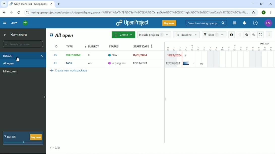 This screenshot has width=275, height=154. What do you see at coordinates (23, 44) in the screenshot?
I see `Search by name` at bounding box center [23, 44].